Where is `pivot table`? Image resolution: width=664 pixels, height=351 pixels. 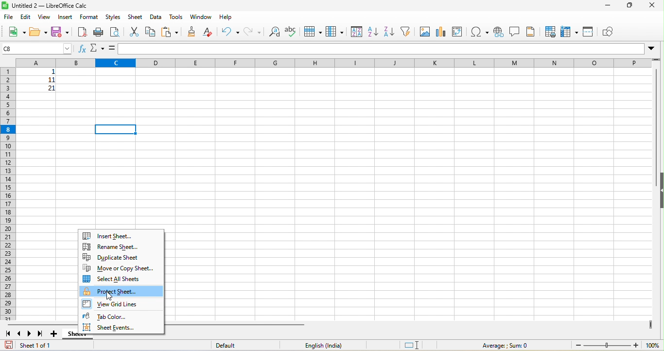
pivot table is located at coordinates (458, 31).